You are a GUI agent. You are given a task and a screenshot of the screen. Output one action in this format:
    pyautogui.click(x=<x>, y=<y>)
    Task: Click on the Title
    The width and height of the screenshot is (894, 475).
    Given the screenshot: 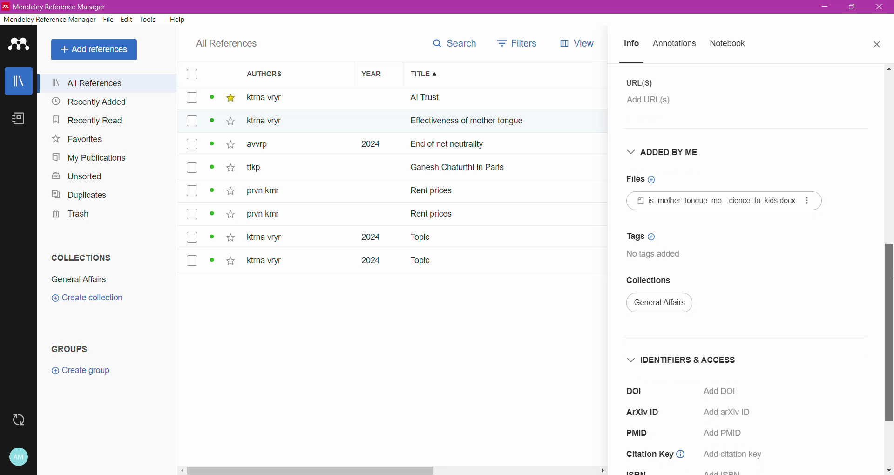 What is the action you would take?
    pyautogui.click(x=510, y=74)
    